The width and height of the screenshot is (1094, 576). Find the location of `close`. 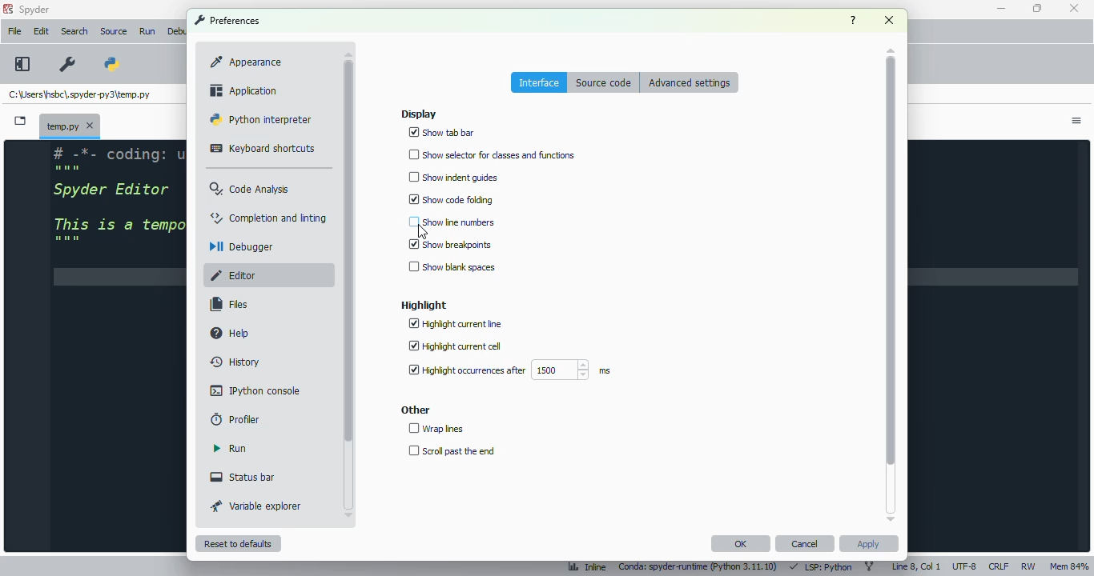

close is located at coordinates (888, 20).